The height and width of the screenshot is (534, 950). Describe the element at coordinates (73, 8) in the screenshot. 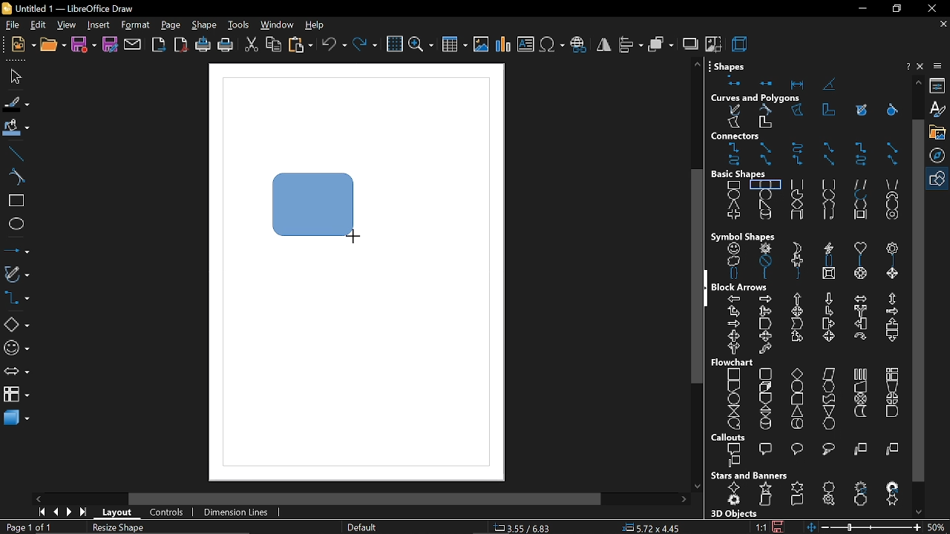

I see `current window` at that location.